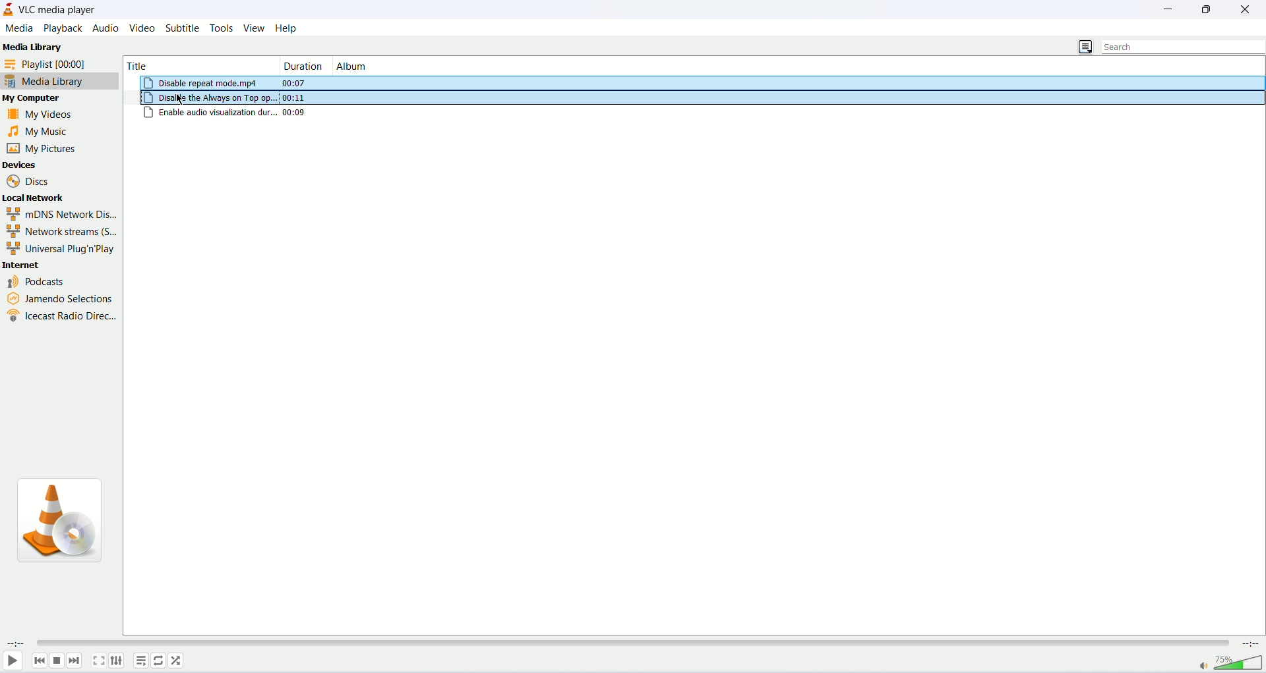 This screenshot has height=673, width=1266. Describe the element at coordinates (630, 644) in the screenshot. I see `progress bar` at that location.